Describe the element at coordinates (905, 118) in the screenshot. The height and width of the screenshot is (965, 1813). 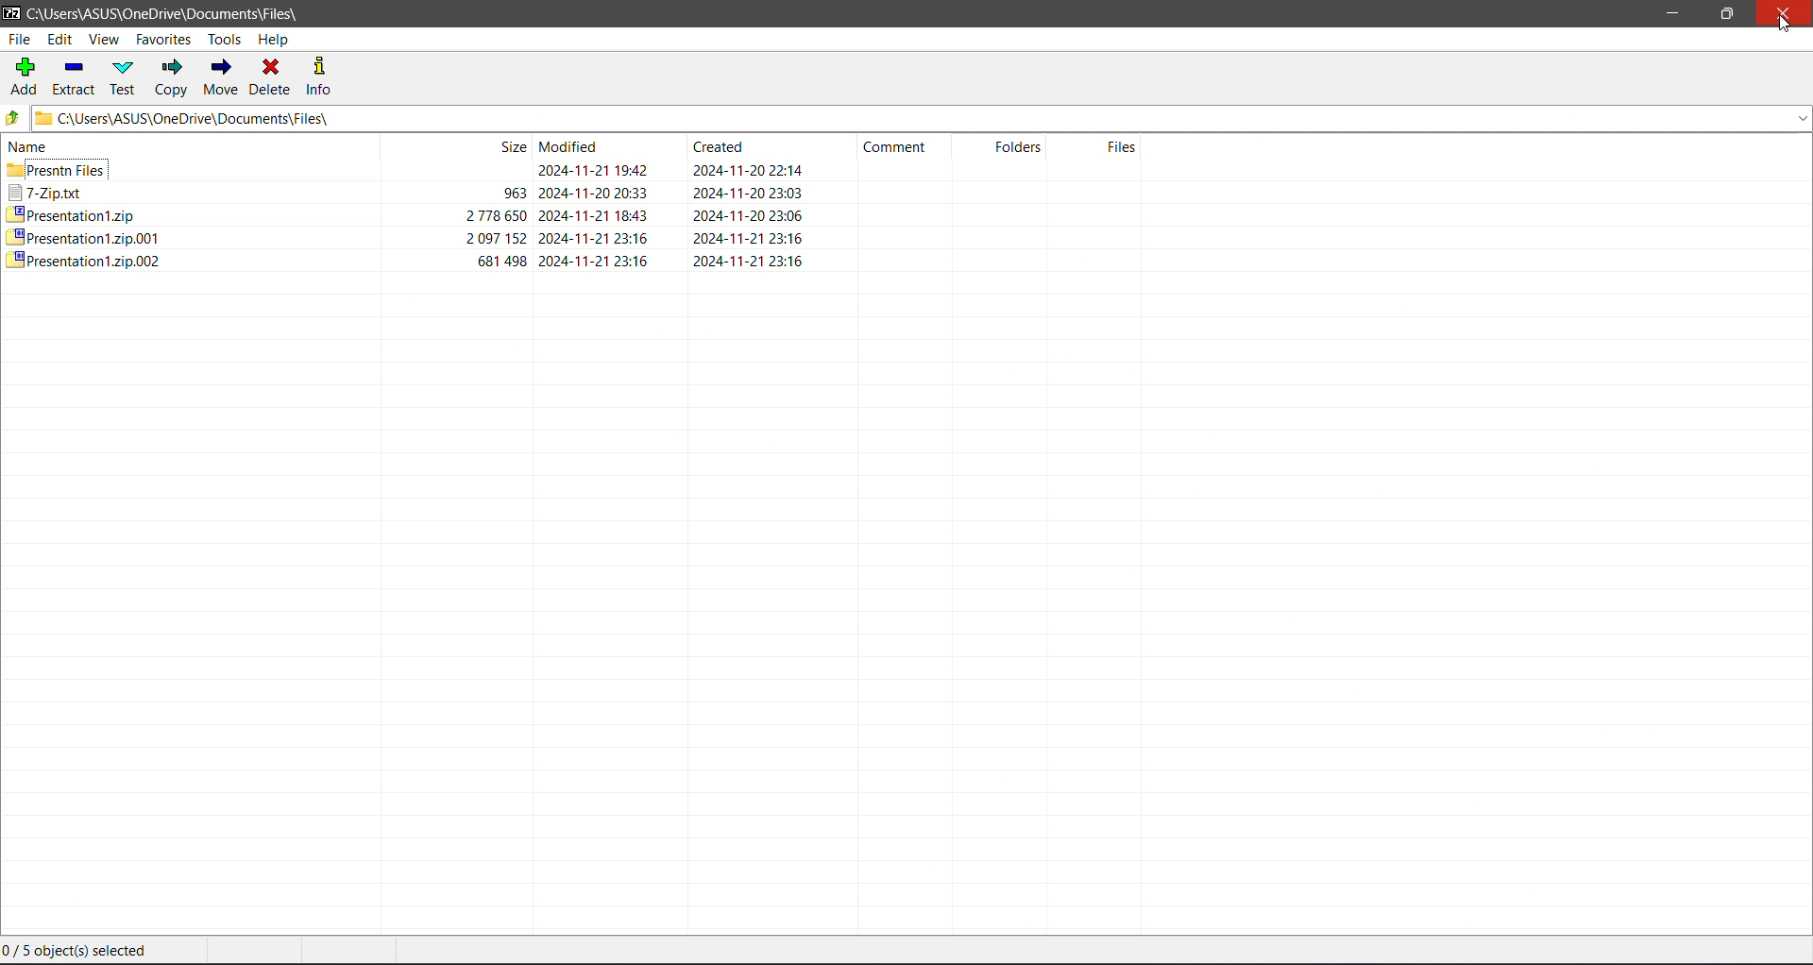
I see `Current Folder Location Path` at that location.